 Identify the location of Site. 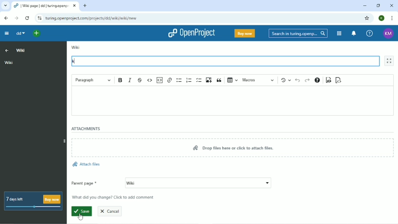
(92, 19).